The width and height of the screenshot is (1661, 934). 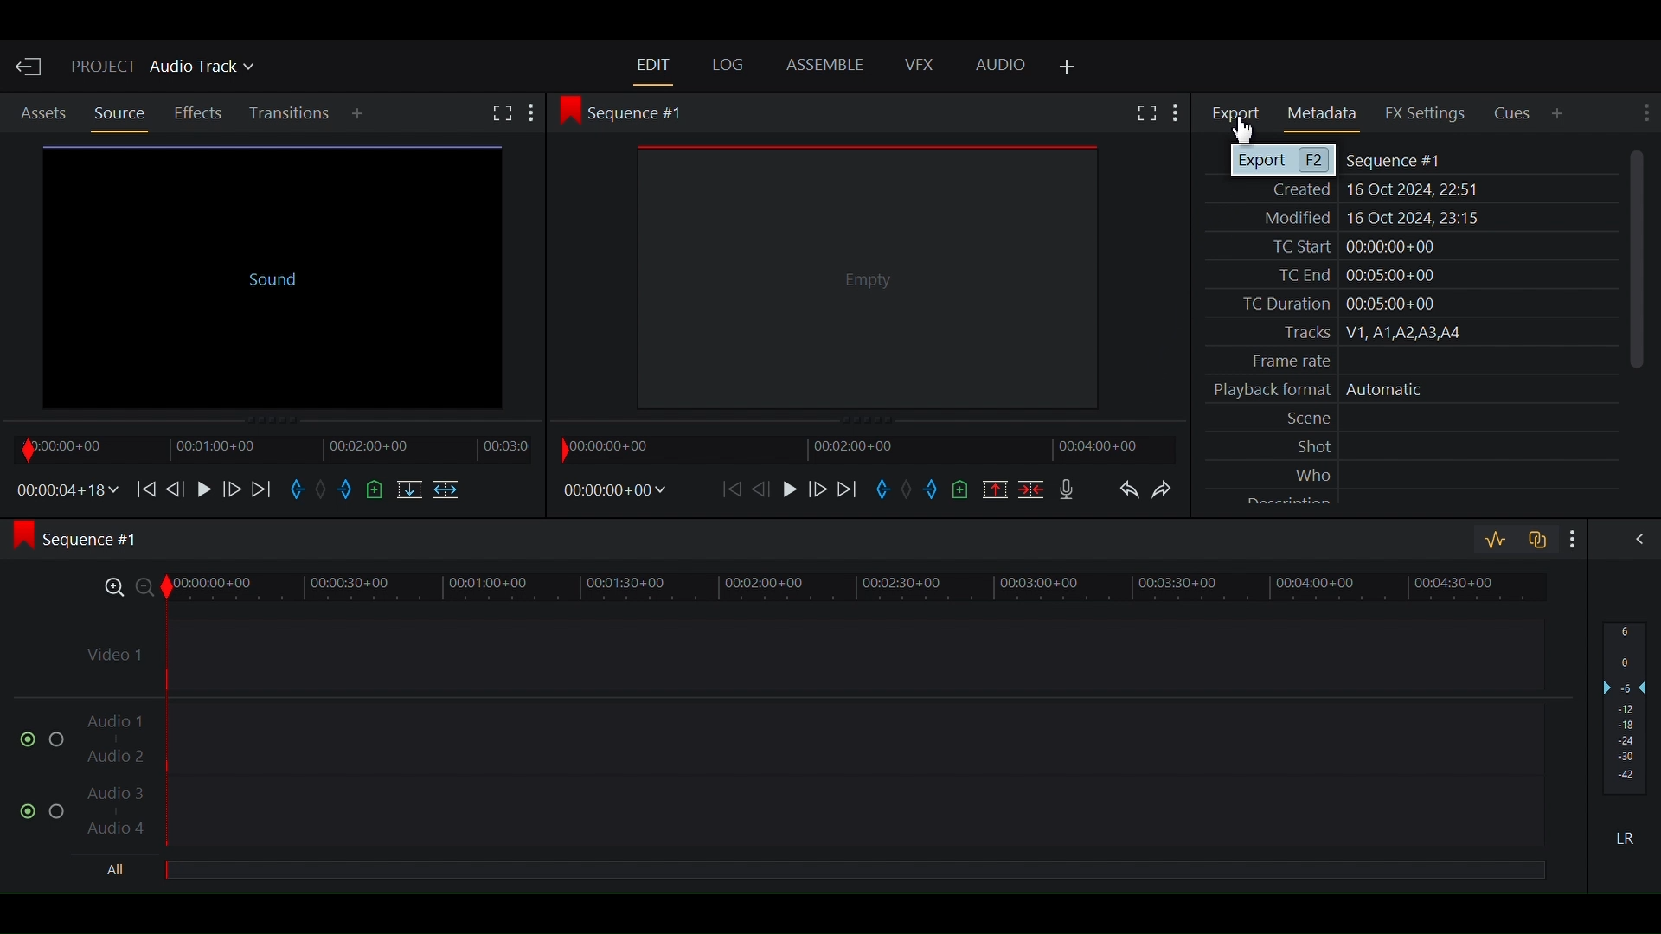 What do you see at coordinates (361, 115) in the screenshot?
I see `Add Panel` at bounding box center [361, 115].